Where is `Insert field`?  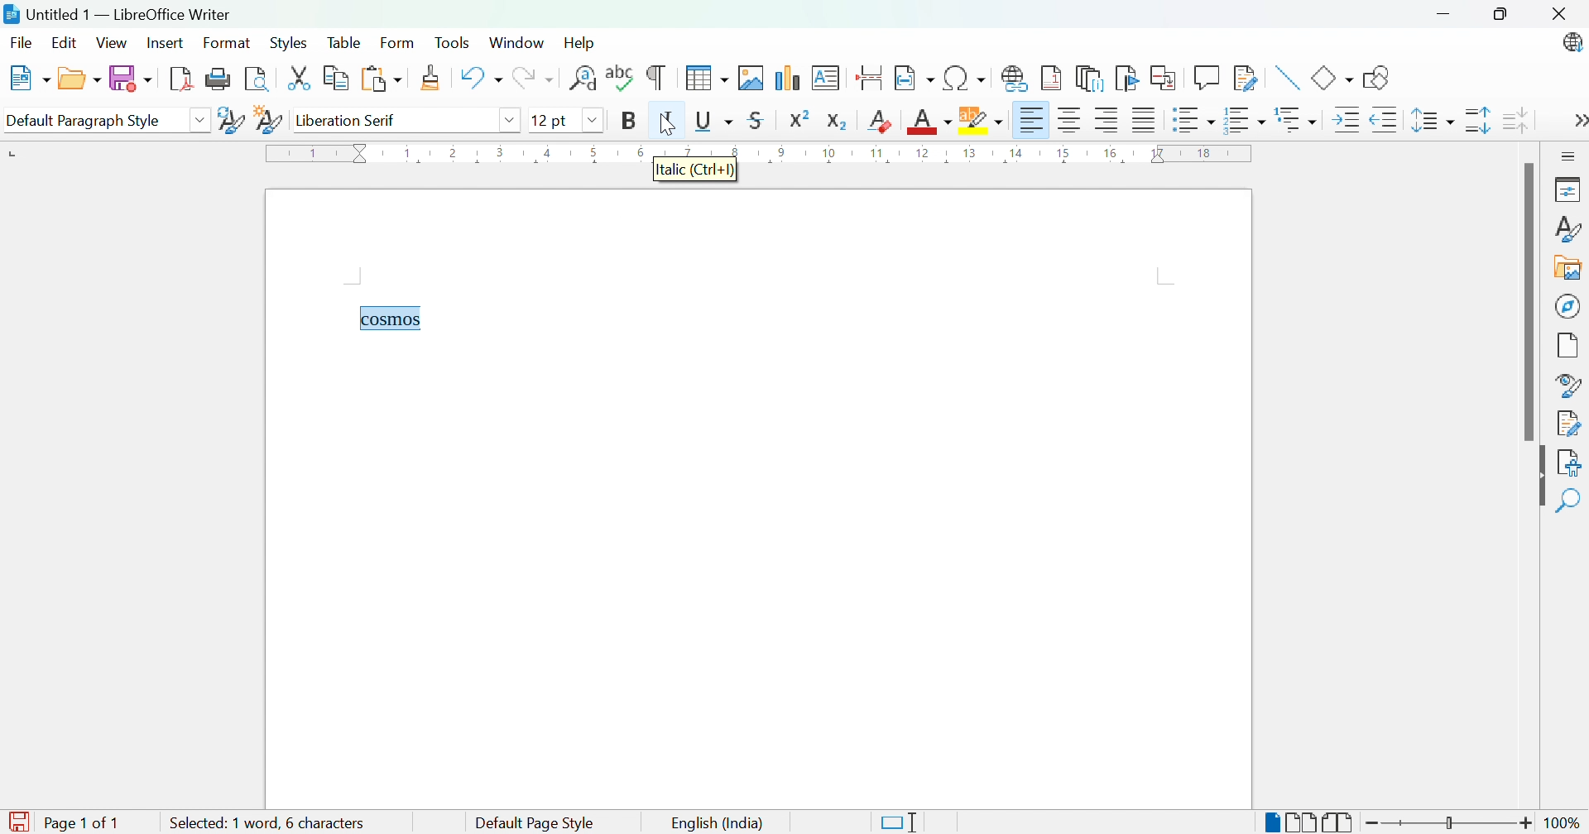
Insert field is located at coordinates (915, 76).